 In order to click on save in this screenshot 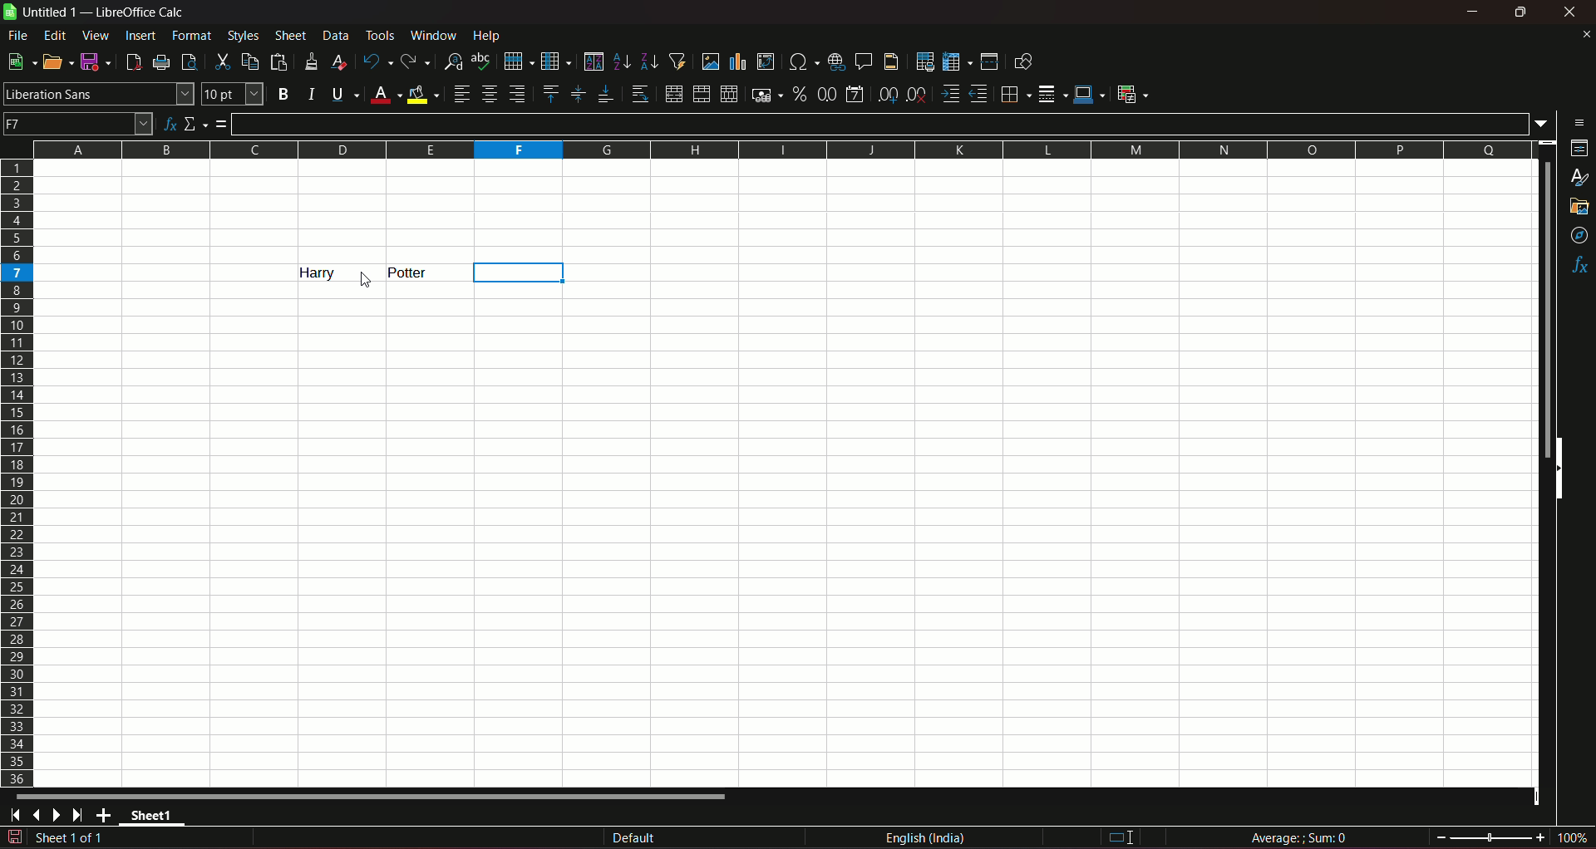, I will do `click(92, 61)`.